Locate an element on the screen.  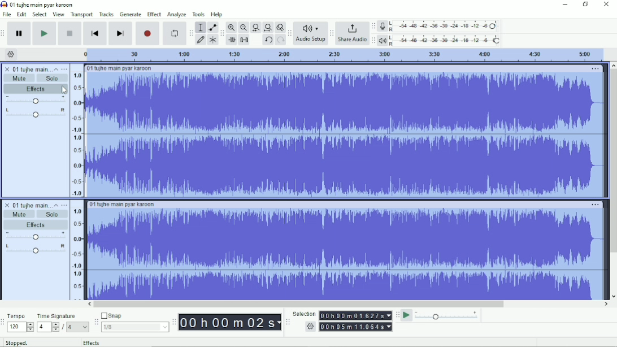
Tools is located at coordinates (198, 14).